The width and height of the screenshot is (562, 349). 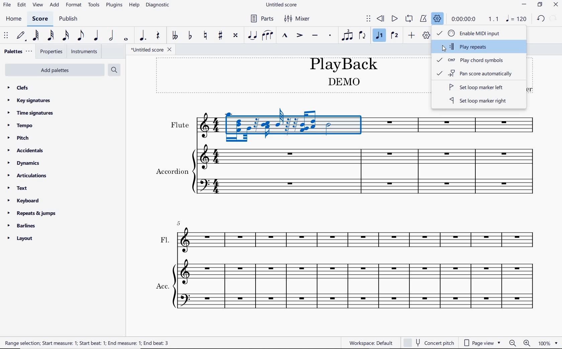 What do you see at coordinates (19, 188) in the screenshot?
I see `text` at bounding box center [19, 188].